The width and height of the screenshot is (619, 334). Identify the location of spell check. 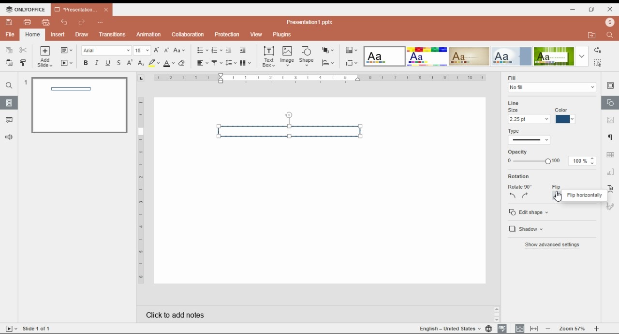
(502, 329).